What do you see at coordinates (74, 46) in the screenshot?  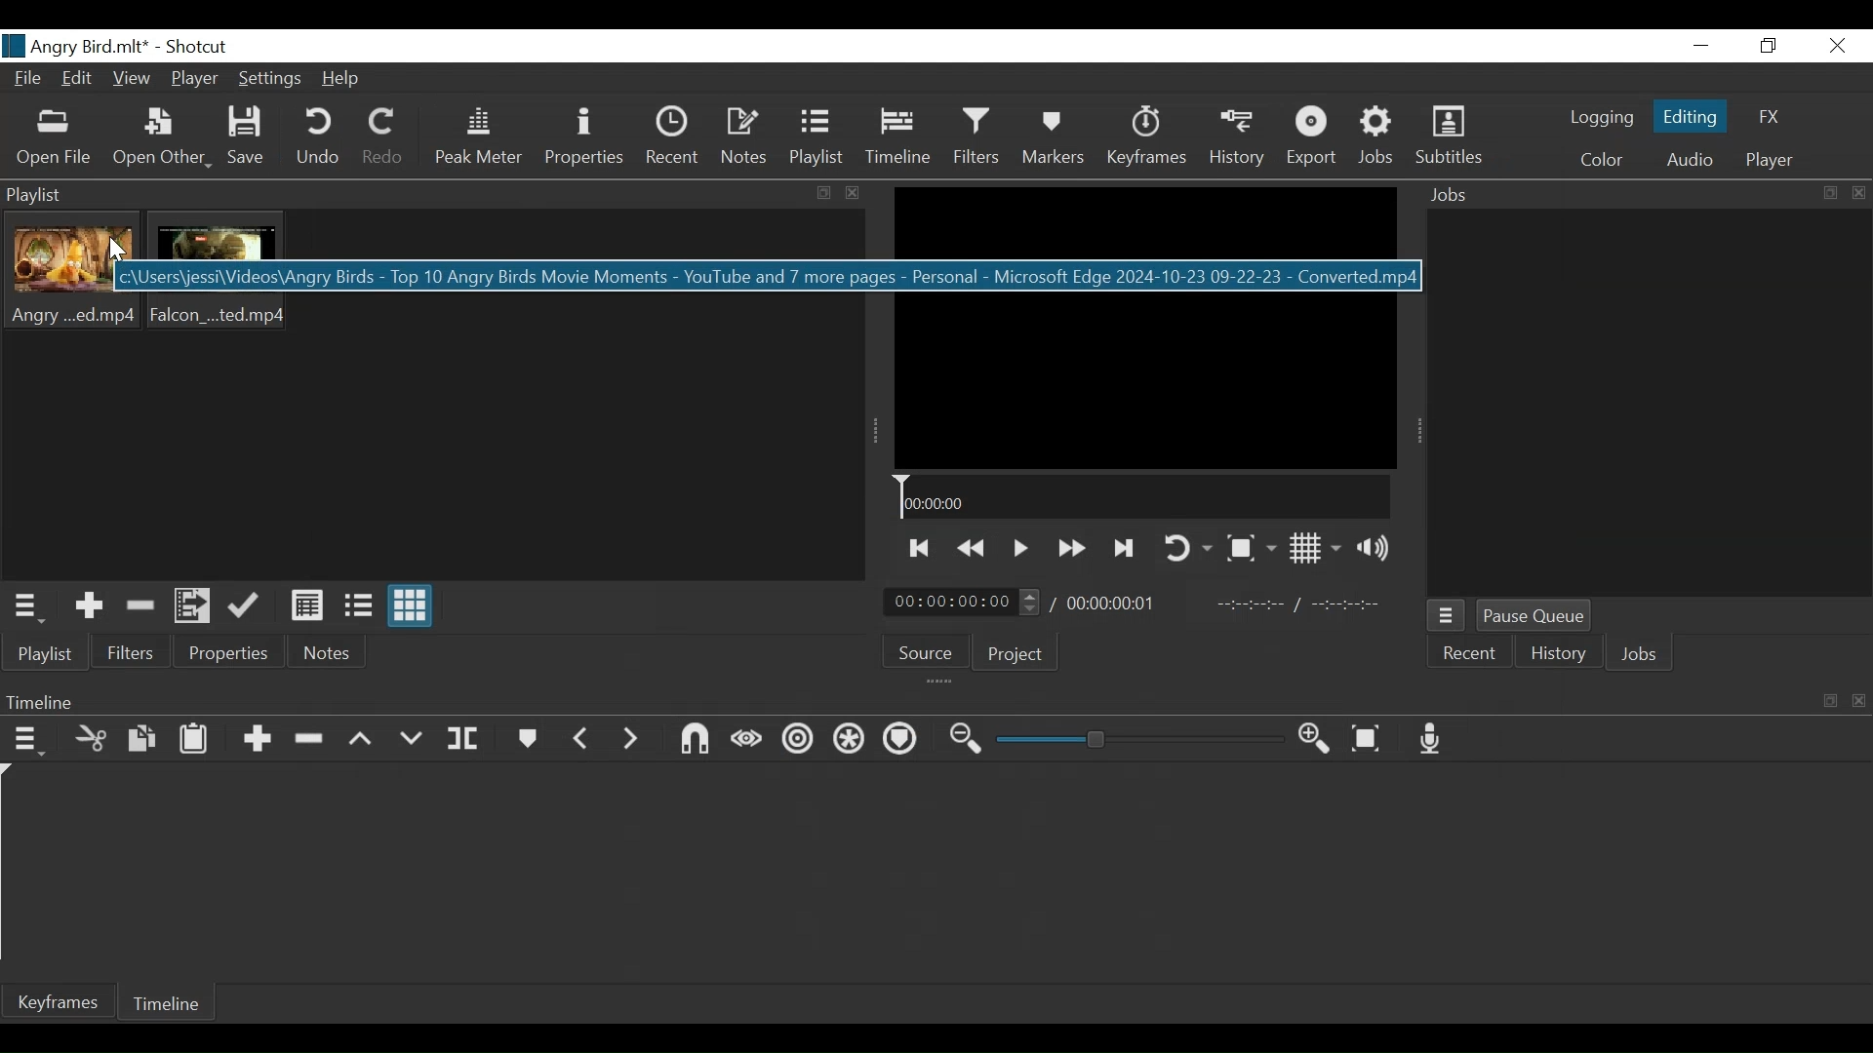 I see `File Name` at bounding box center [74, 46].